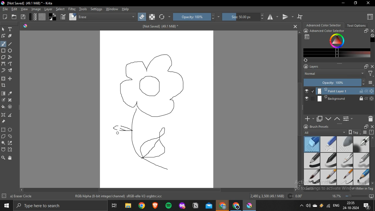 The width and height of the screenshot is (375, 211). What do you see at coordinates (10, 107) in the screenshot?
I see `fill and color` at bounding box center [10, 107].